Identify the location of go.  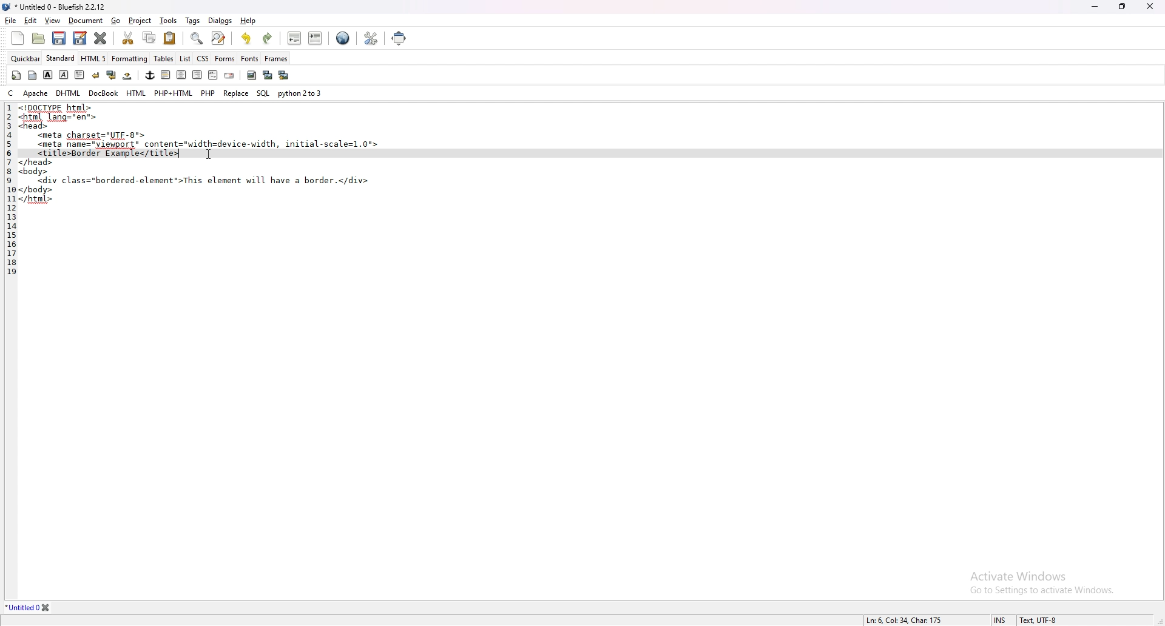
(115, 21).